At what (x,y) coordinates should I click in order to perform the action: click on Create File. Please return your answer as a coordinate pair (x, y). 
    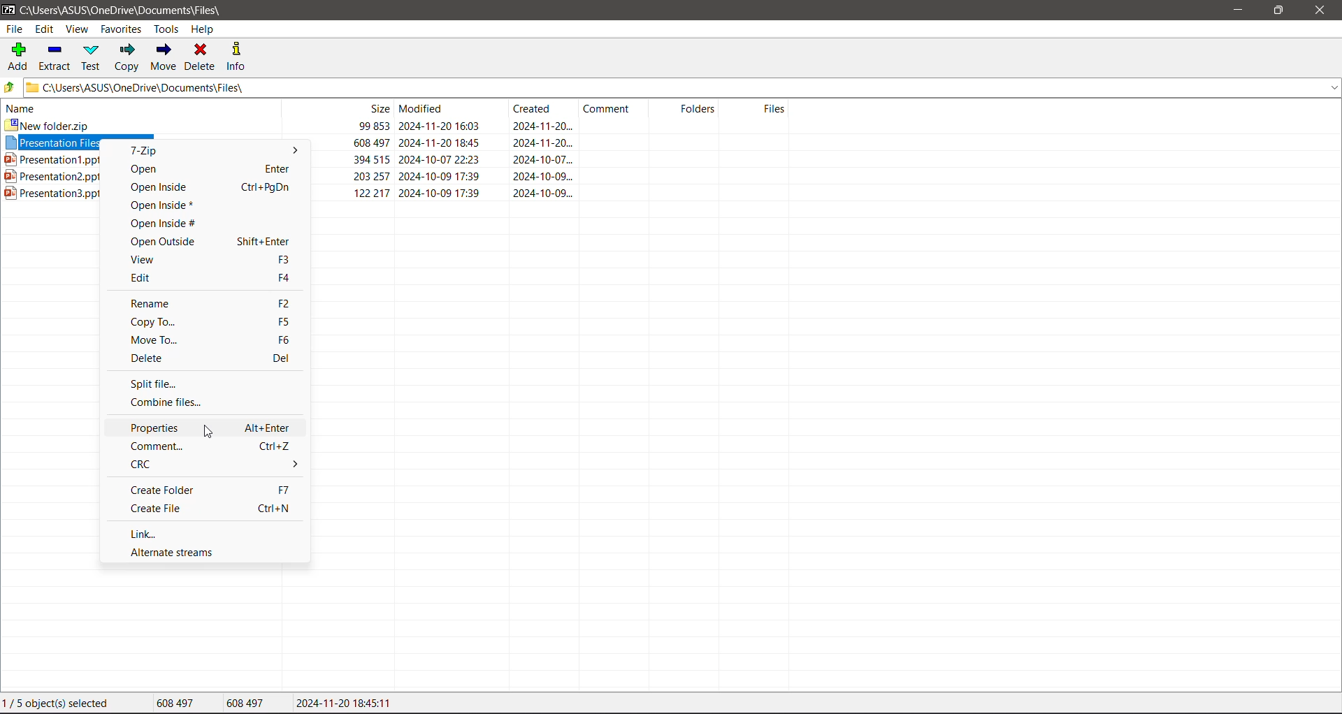
    Looking at the image, I should click on (211, 509).